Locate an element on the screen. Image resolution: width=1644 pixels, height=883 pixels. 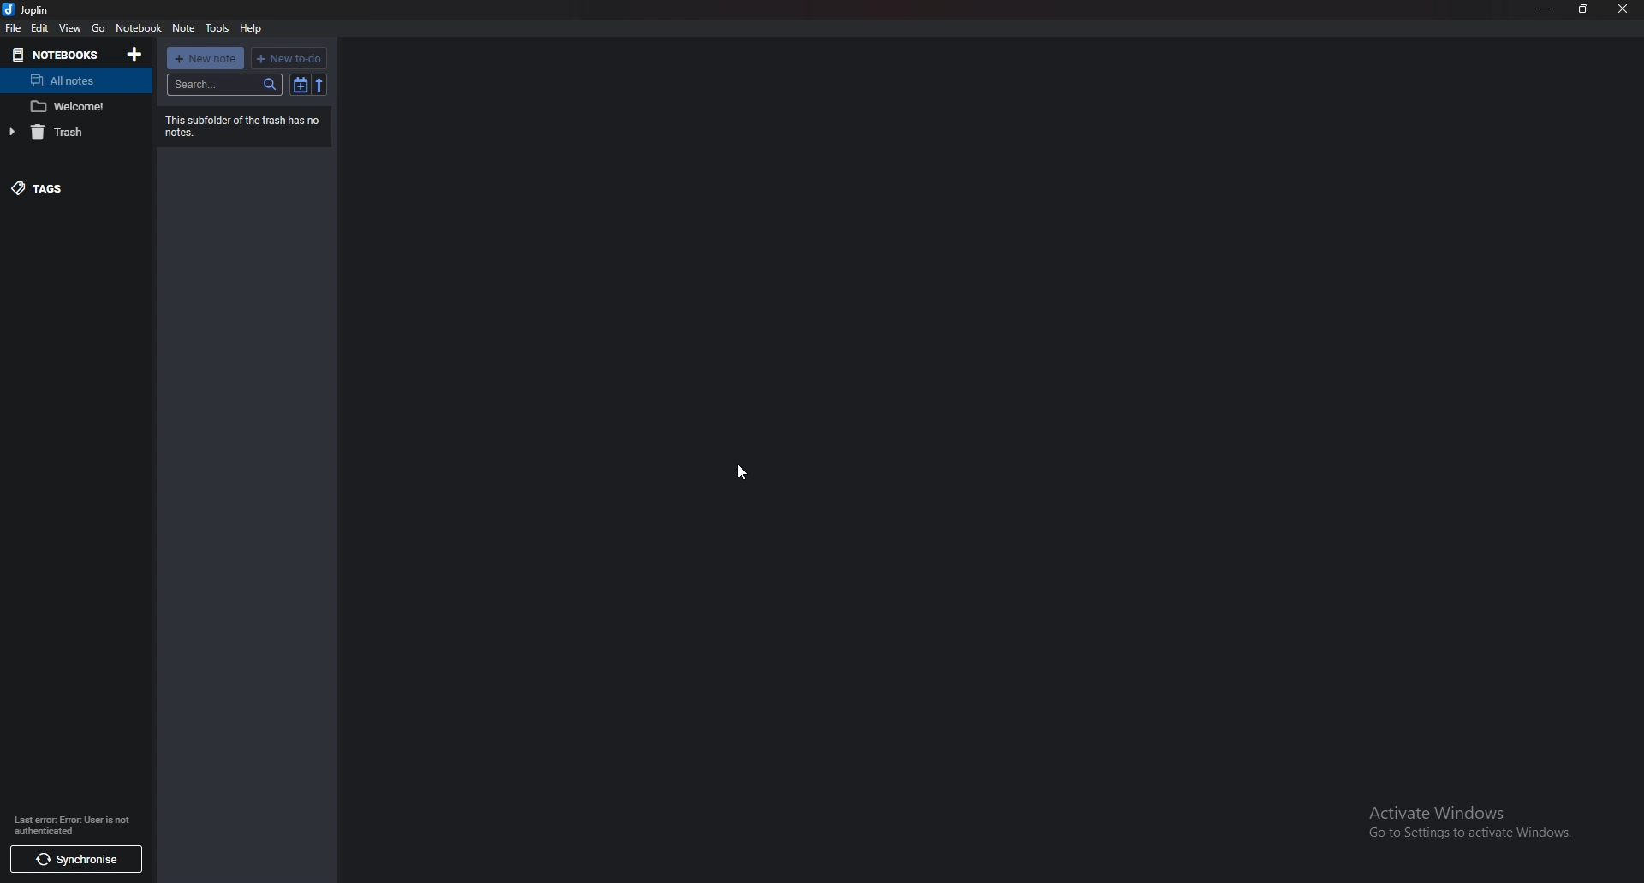
reverse sort order is located at coordinates (319, 85).